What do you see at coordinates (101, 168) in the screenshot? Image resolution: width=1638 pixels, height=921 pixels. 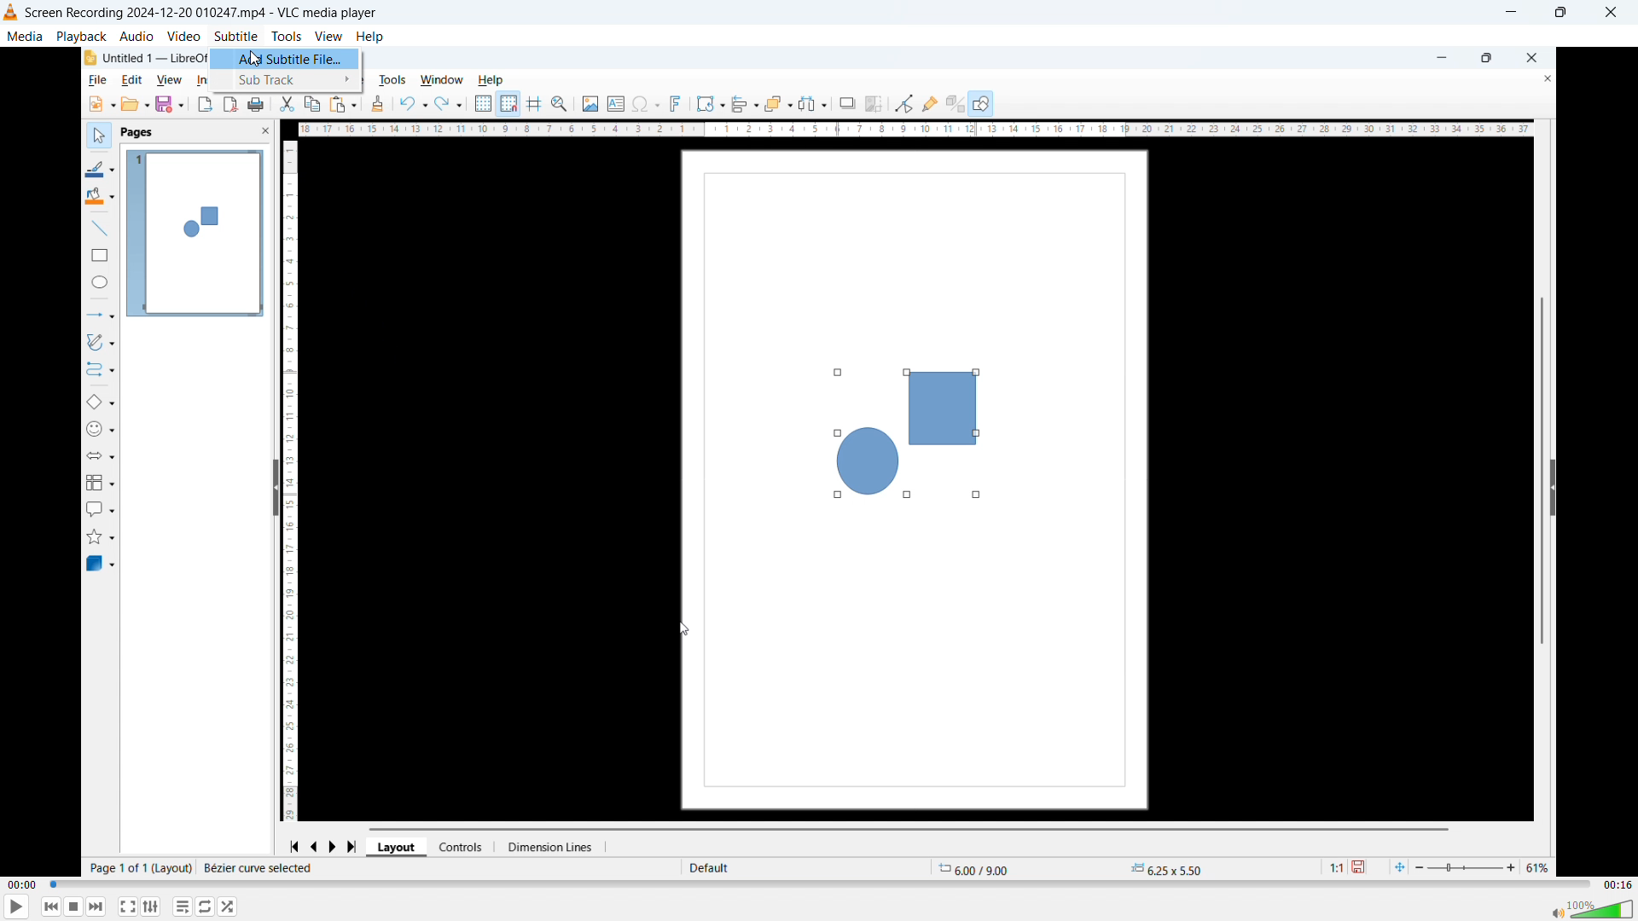 I see `line color` at bounding box center [101, 168].